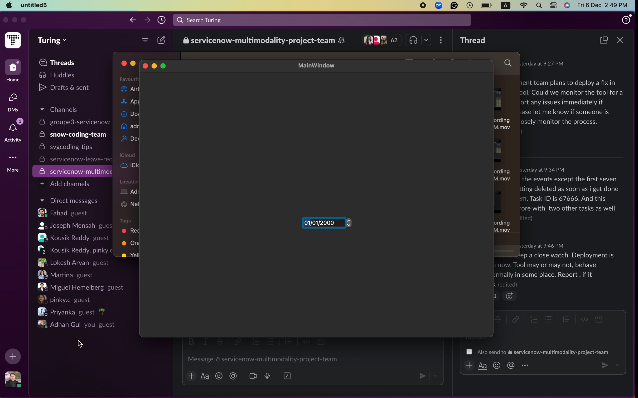 This screenshot has height=398, width=638. Describe the element at coordinates (619, 40) in the screenshot. I see `close` at that location.